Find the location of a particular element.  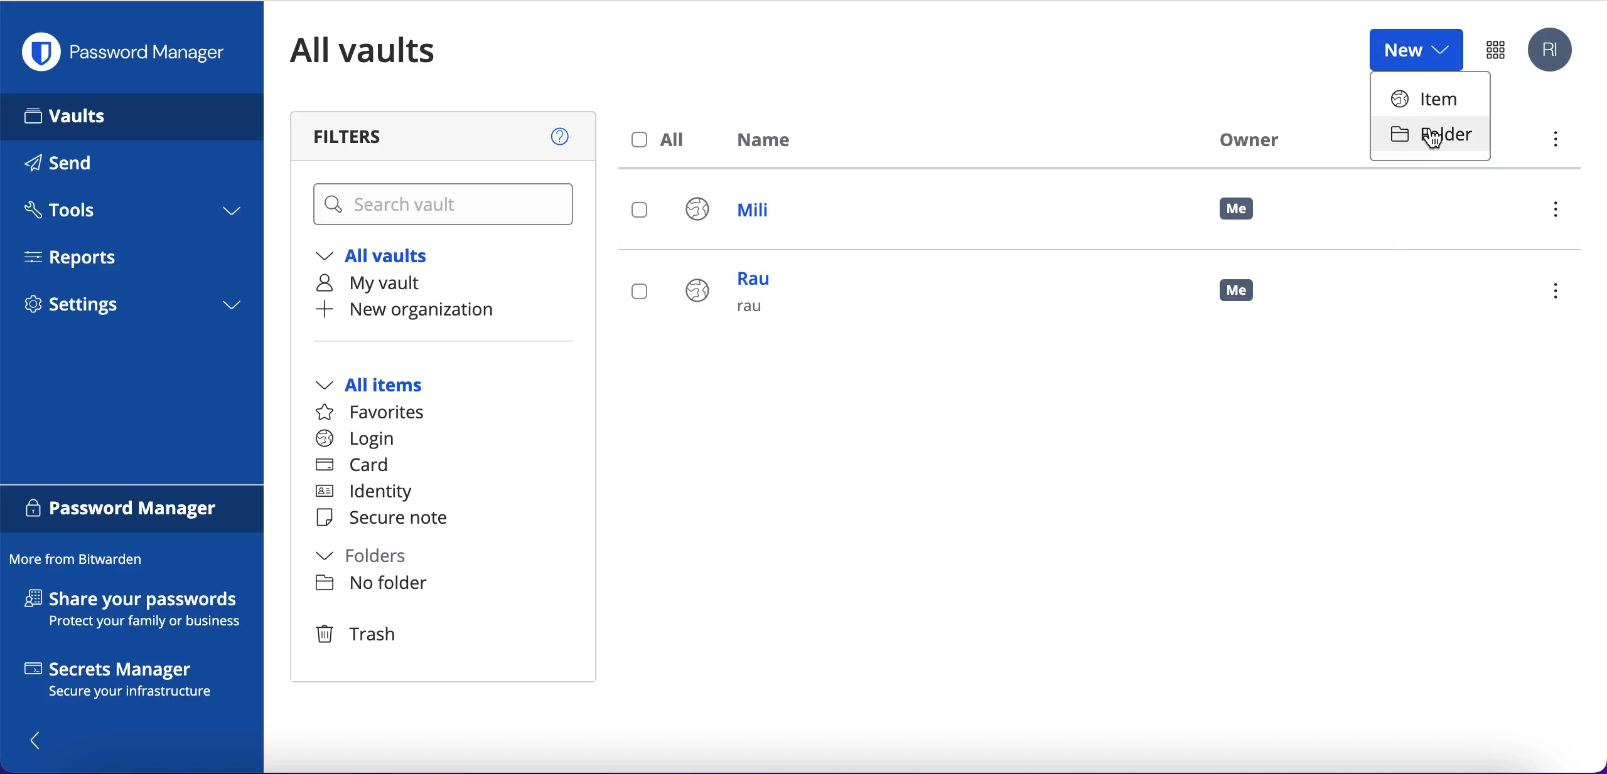

card is located at coordinates (355, 467).